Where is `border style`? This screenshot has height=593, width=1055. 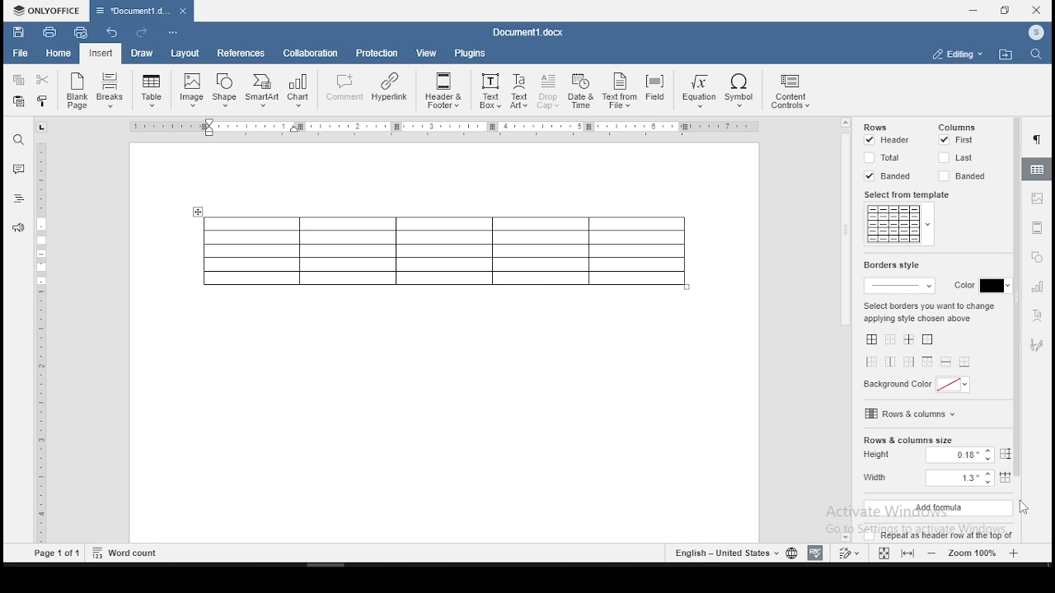 border style is located at coordinates (891, 264).